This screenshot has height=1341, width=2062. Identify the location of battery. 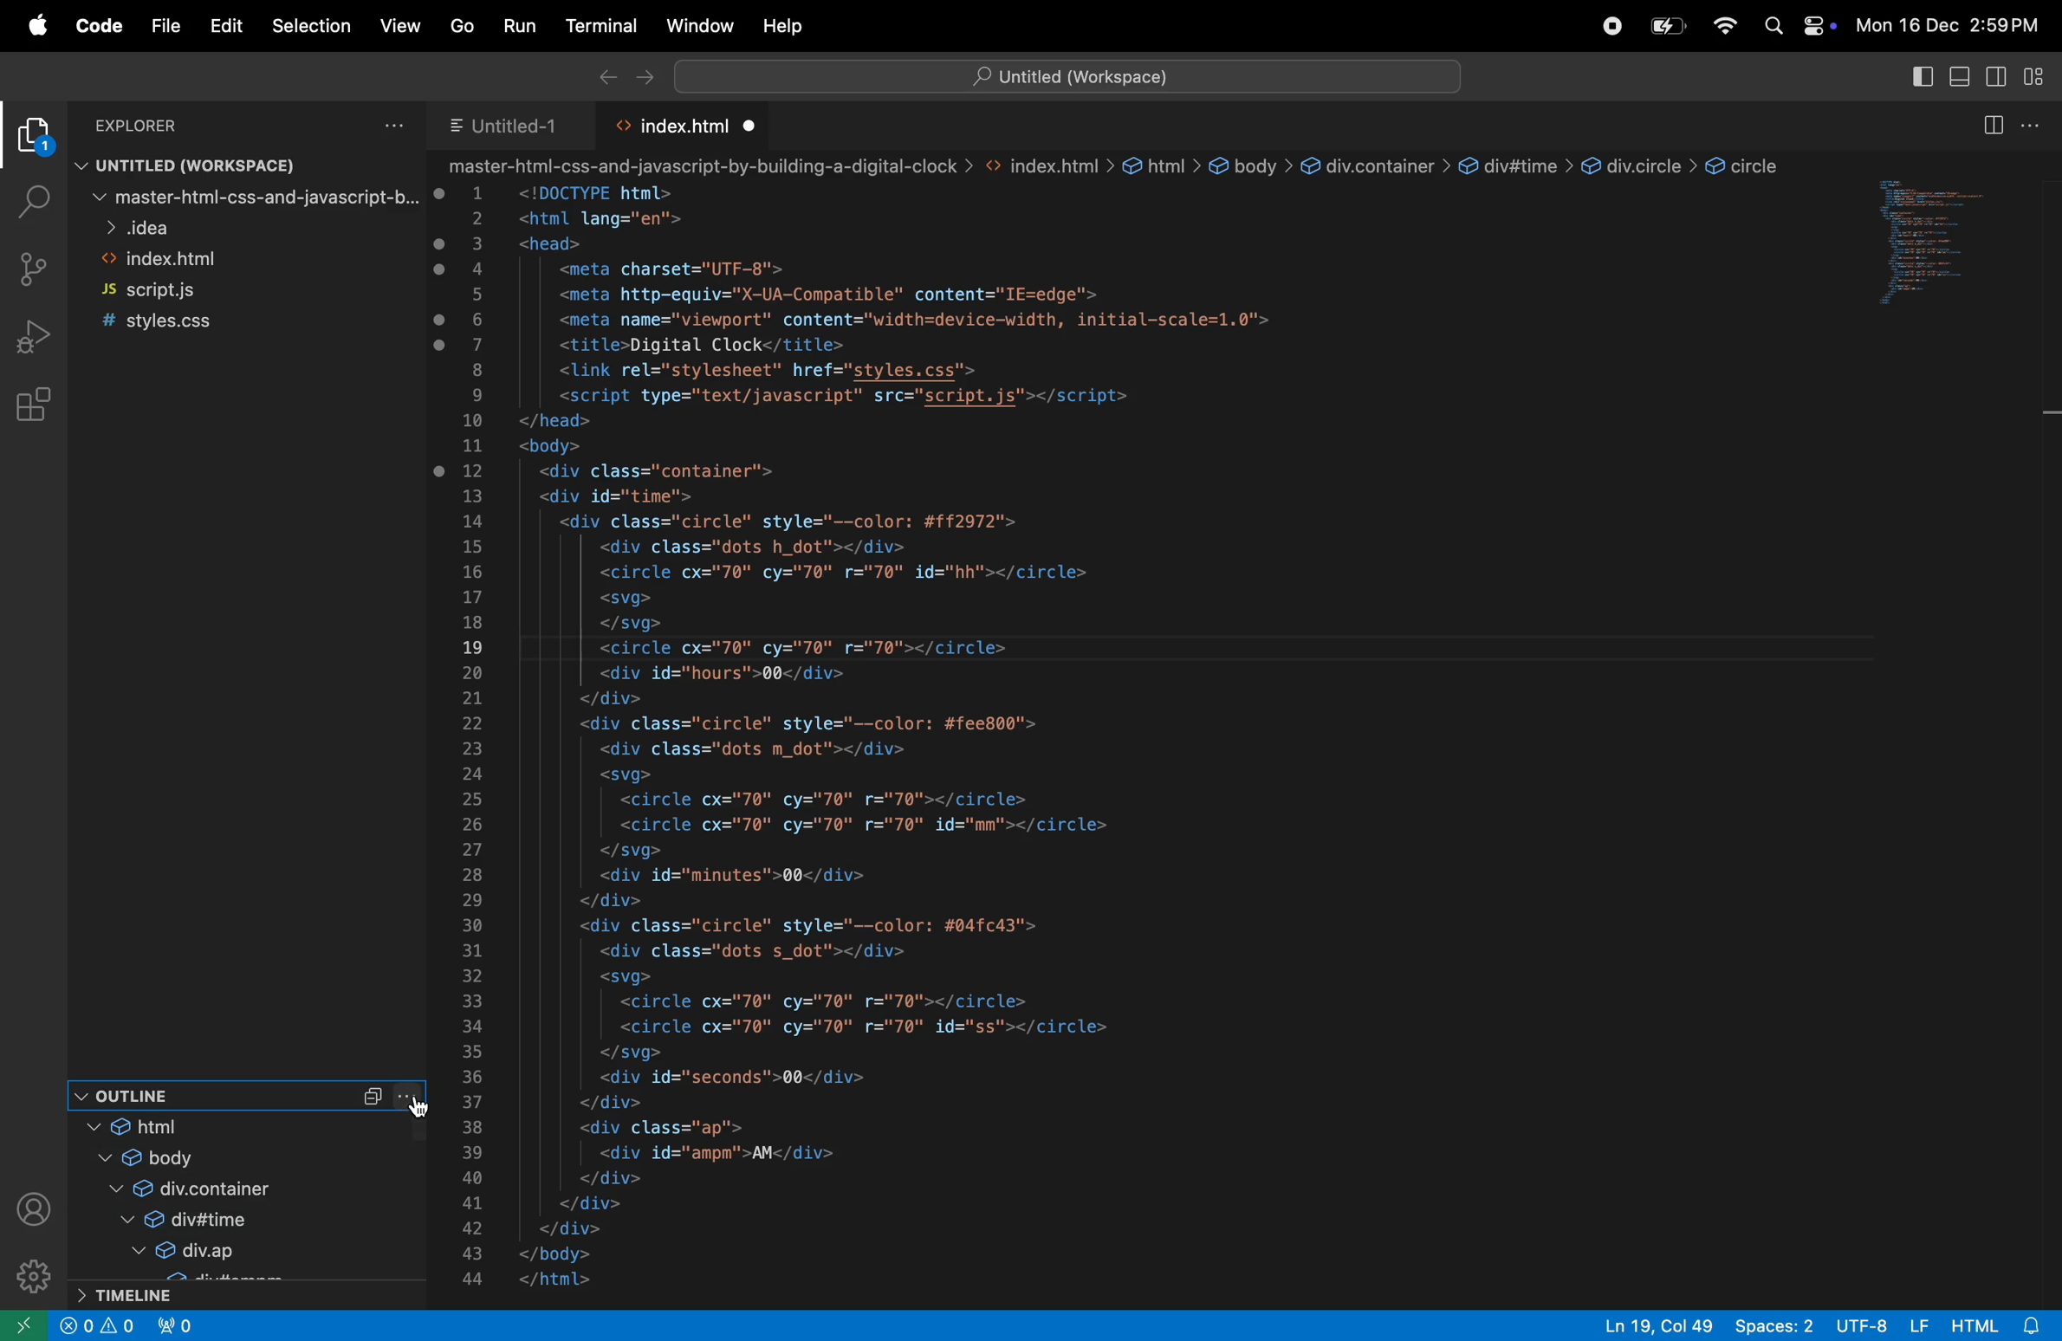
(1664, 25).